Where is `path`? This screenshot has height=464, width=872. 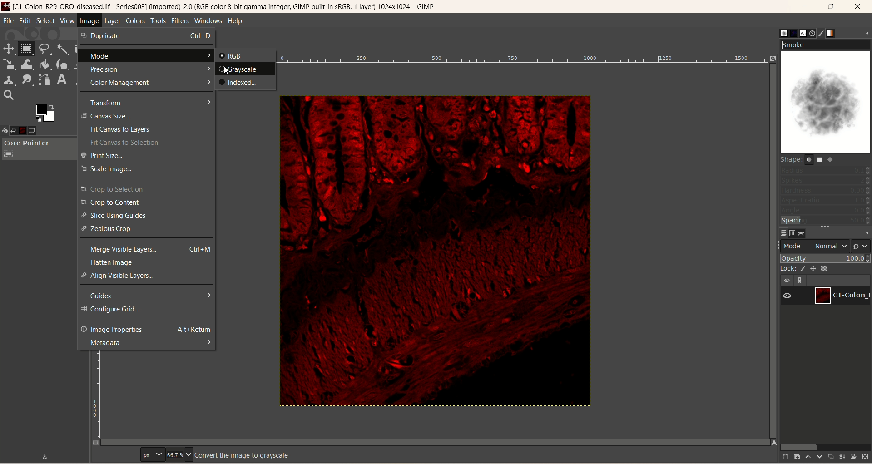 path is located at coordinates (801, 233).